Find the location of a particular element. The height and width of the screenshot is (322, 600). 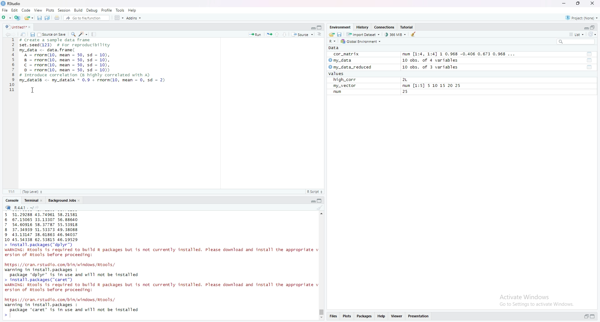

Debug is located at coordinates (92, 10).